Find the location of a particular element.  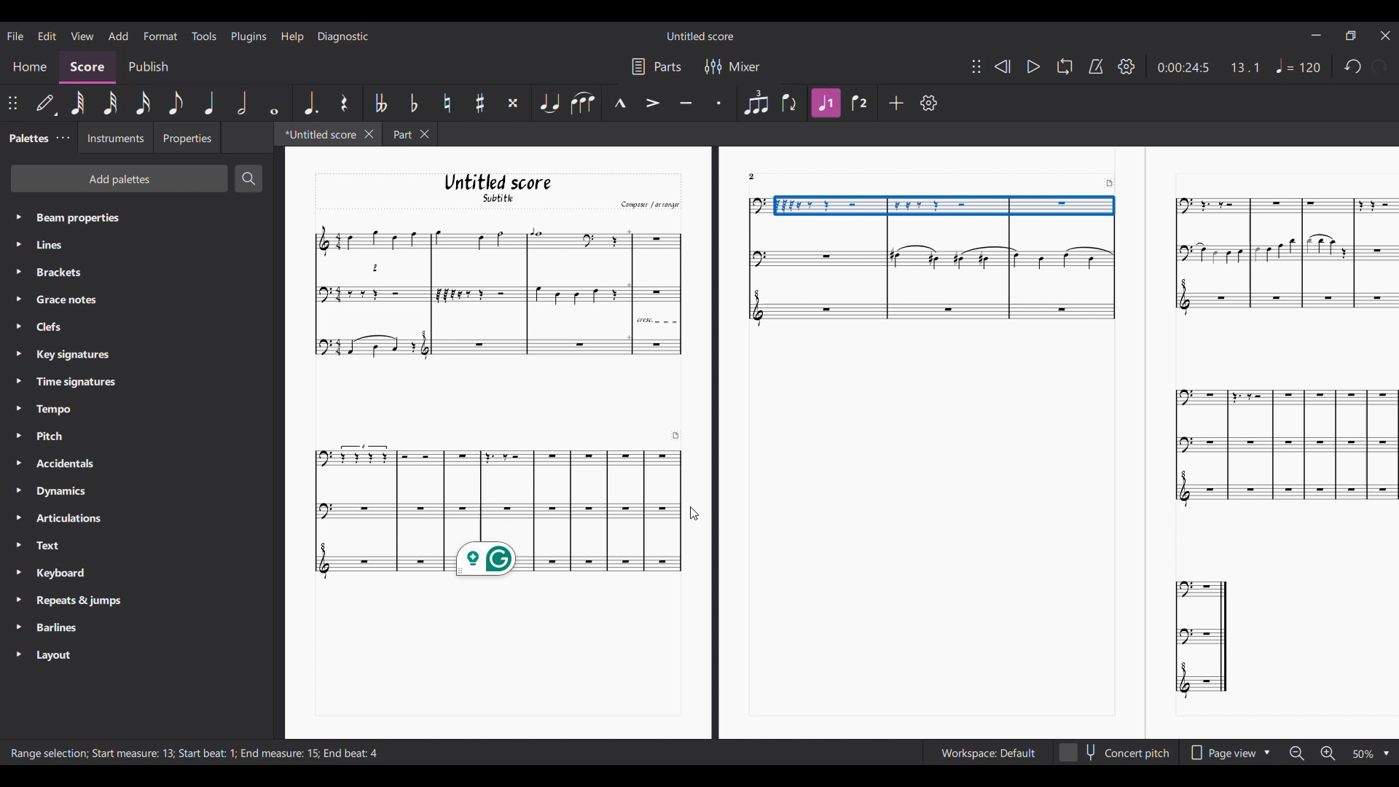

Voice 2 is located at coordinates (860, 103).